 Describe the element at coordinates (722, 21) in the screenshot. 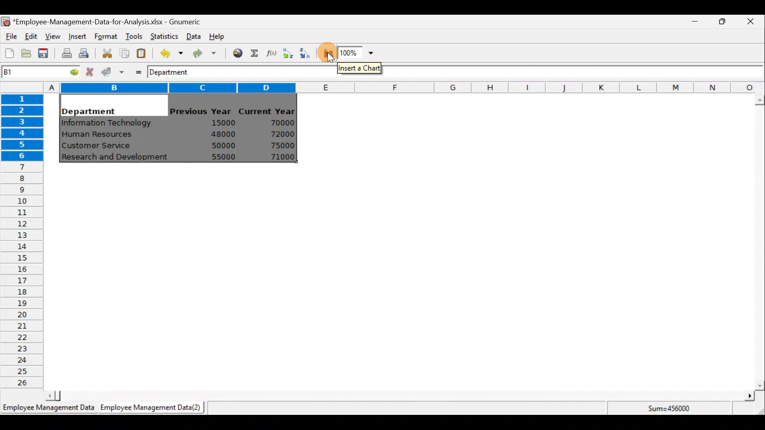

I see `Maximize` at that location.